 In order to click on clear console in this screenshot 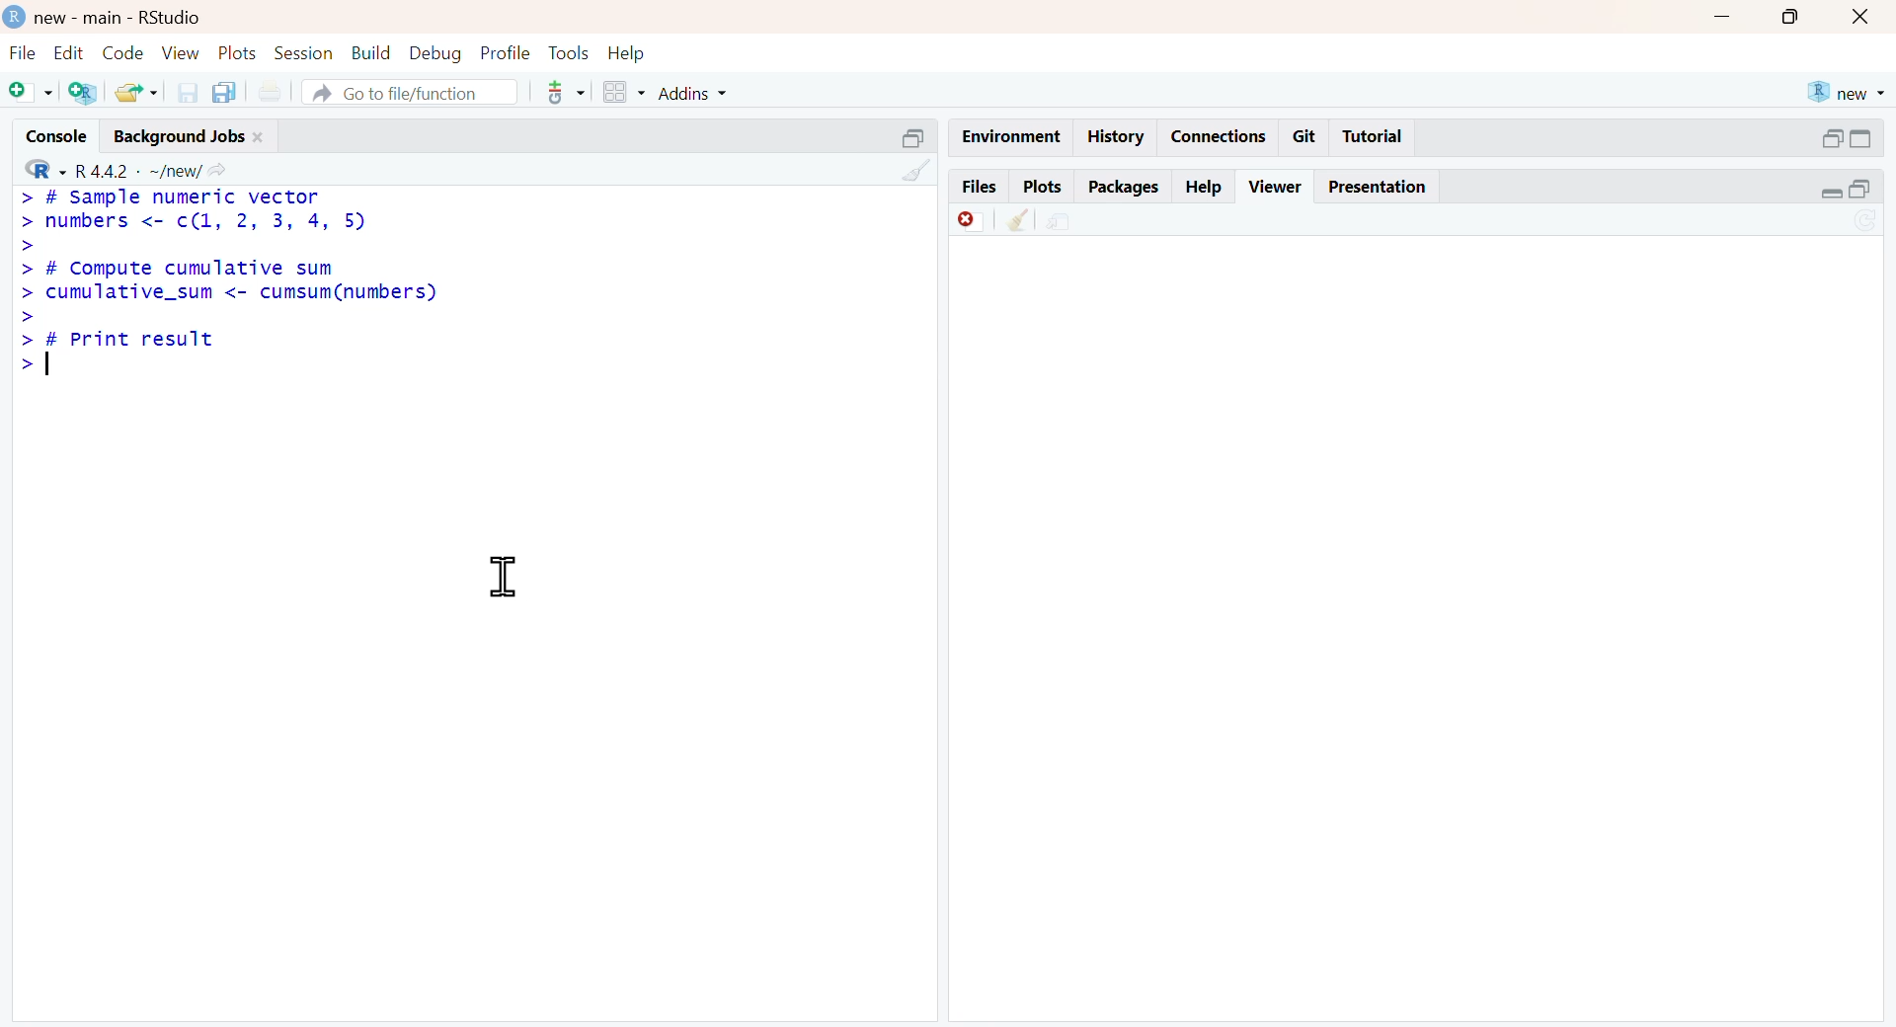, I will do `click(917, 169)`.